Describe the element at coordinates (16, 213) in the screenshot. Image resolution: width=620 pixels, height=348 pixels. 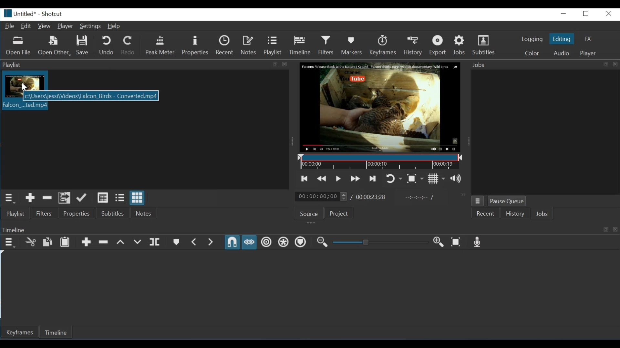
I see `Playlist` at that location.